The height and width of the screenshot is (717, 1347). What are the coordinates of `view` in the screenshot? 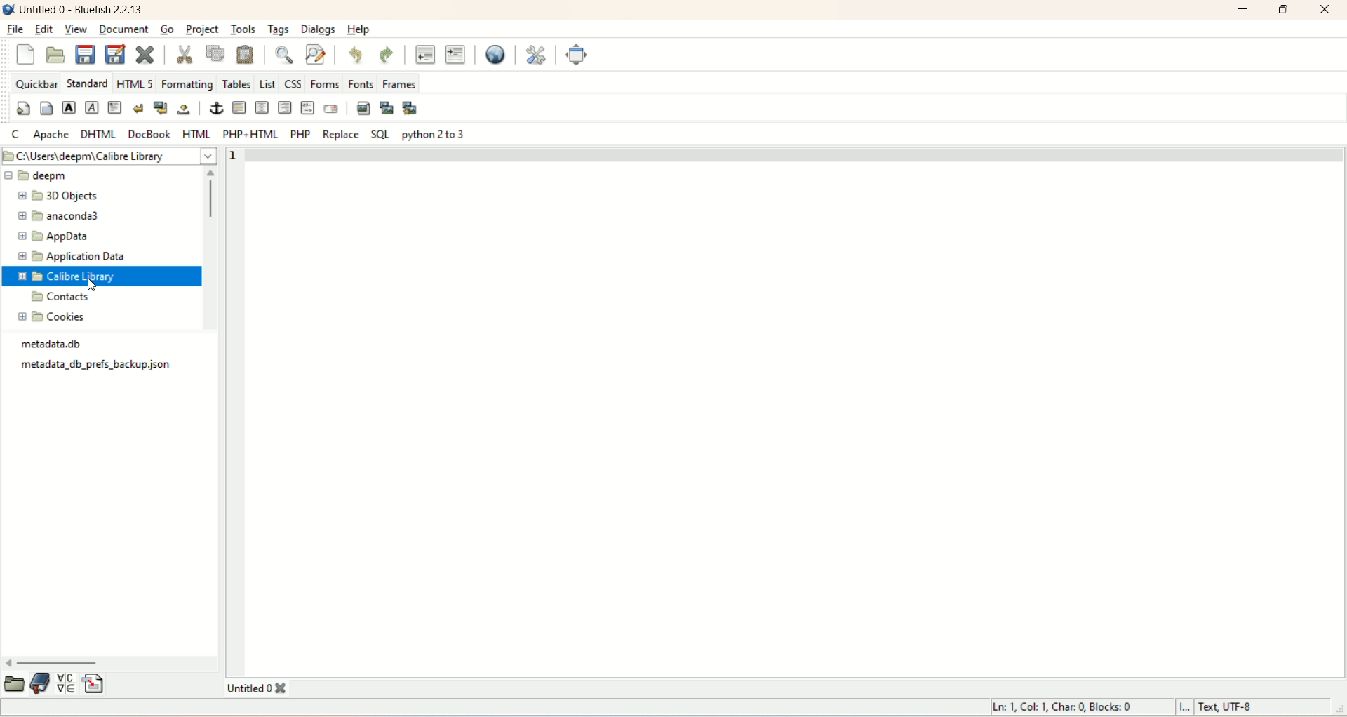 It's located at (76, 30).